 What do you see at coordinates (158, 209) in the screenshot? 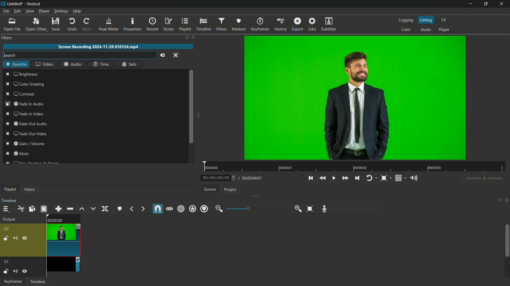
I see `snap` at bounding box center [158, 209].